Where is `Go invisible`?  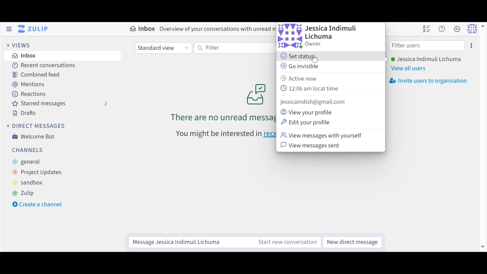
Go invisible is located at coordinates (300, 66).